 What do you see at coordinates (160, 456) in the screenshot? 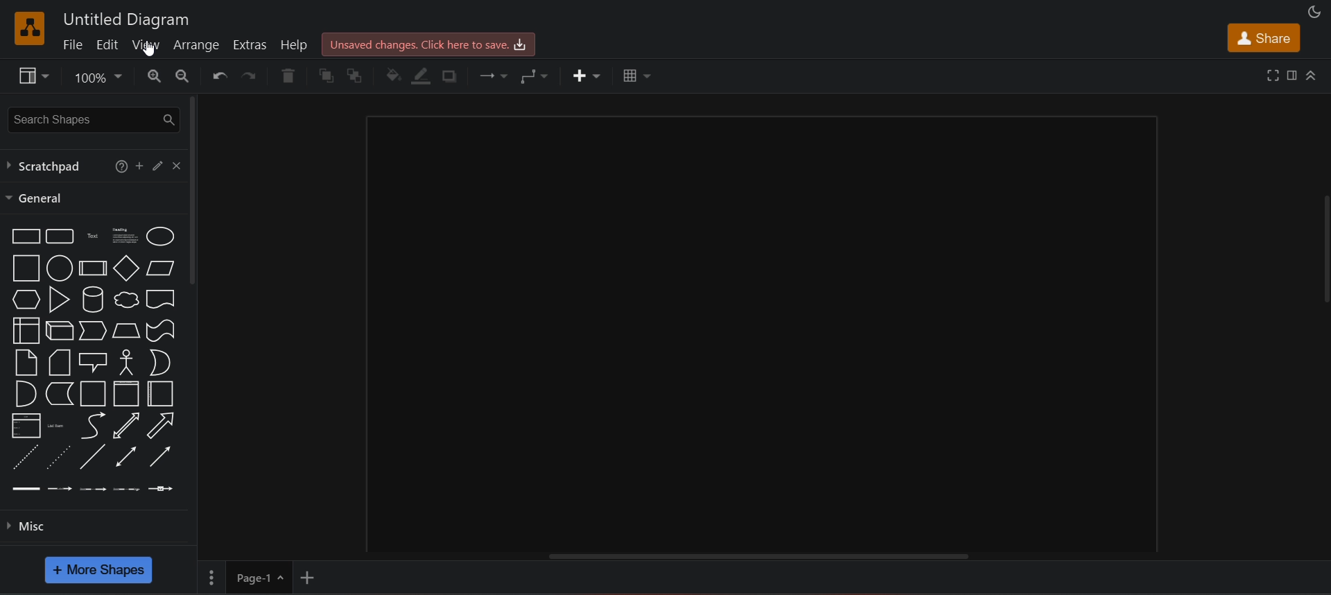
I see `directional connector` at bounding box center [160, 456].